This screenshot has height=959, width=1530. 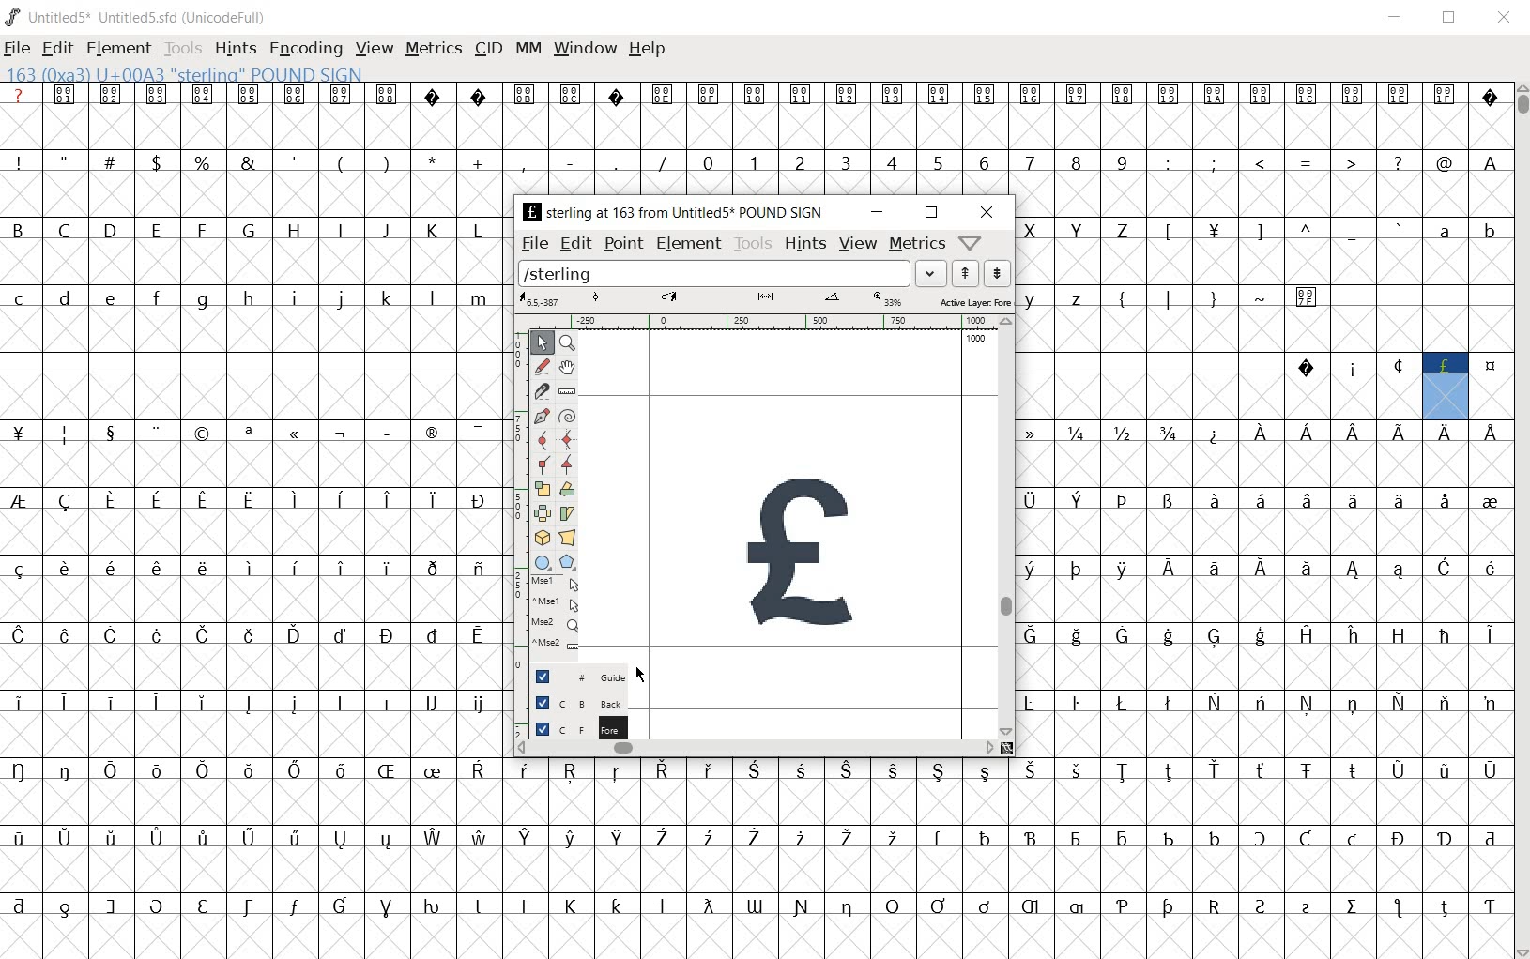 I want to click on Symbol, so click(x=800, y=839).